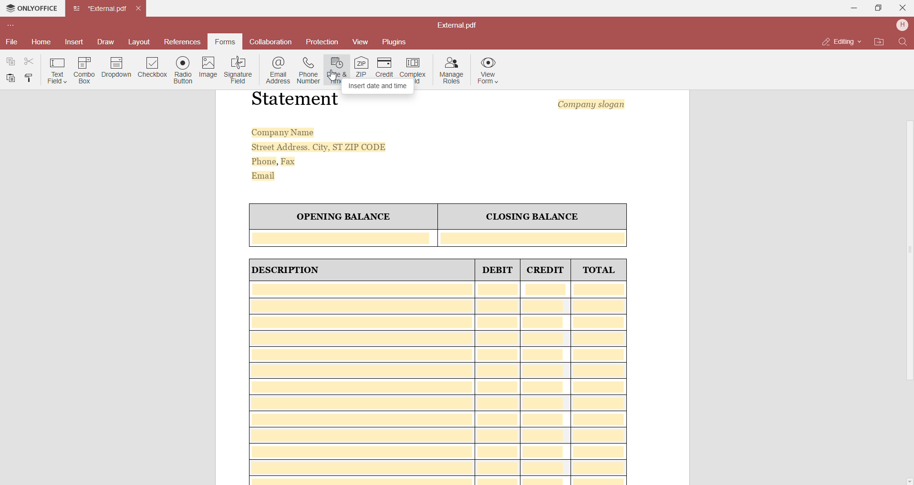 The height and width of the screenshot is (485, 914). What do you see at coordinates (140, 7) in the screenshot?
I see `Close Tab` at bounding box center [140, 7].